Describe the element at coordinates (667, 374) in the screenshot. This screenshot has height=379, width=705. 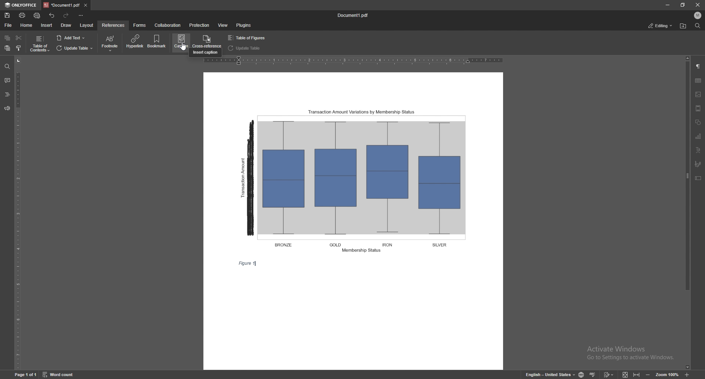
I see `zoom` at that location.